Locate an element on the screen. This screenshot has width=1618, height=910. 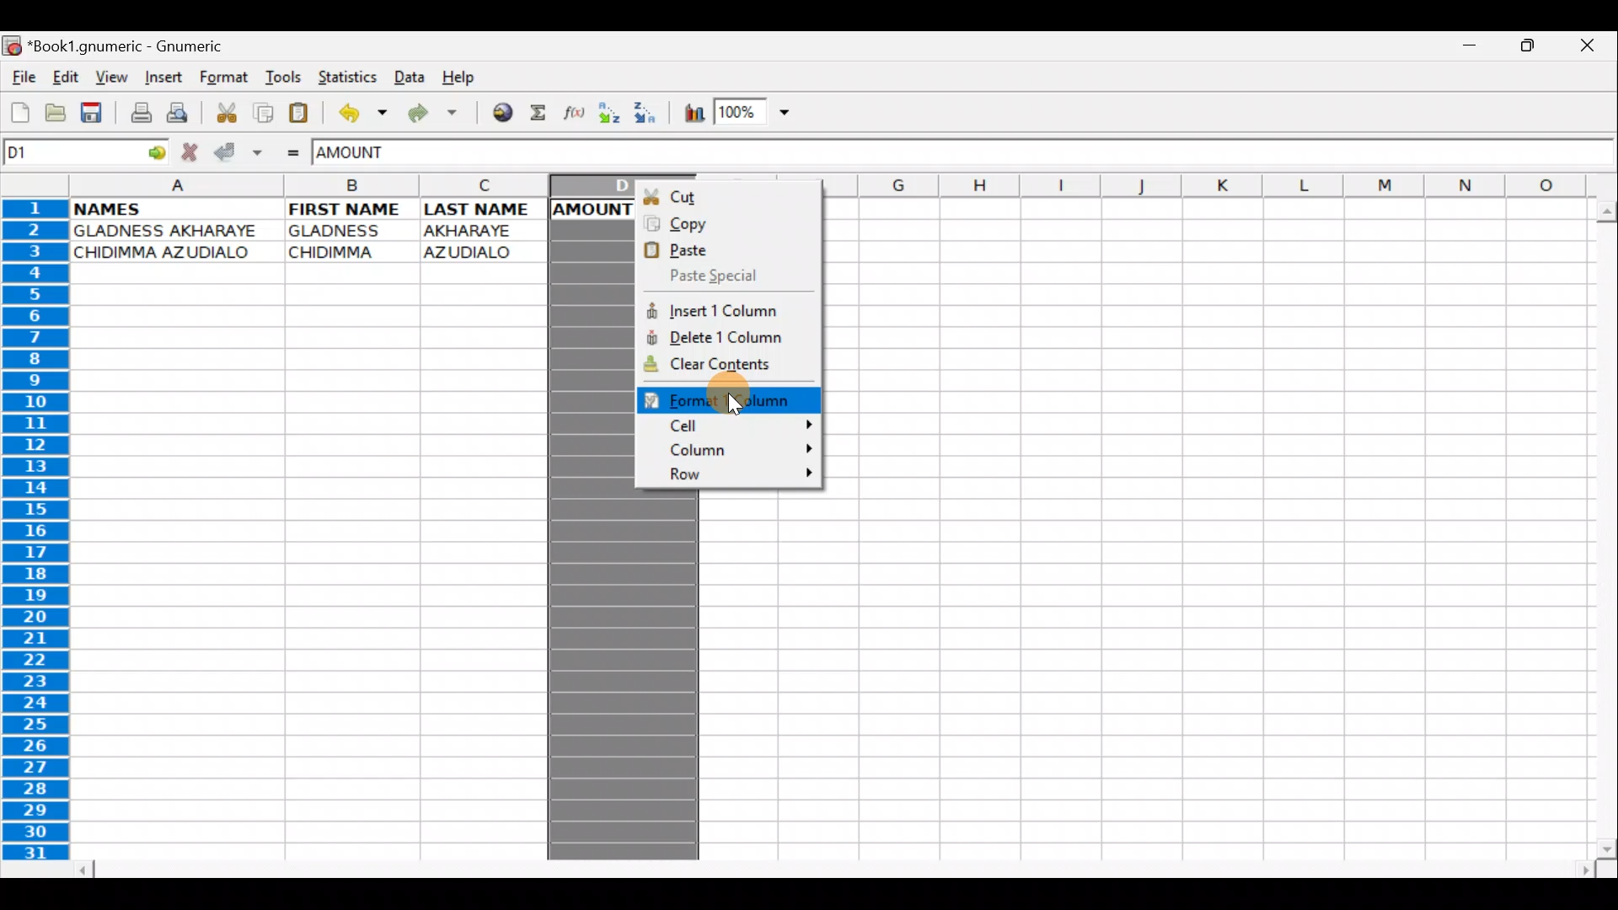
Zoom is located at coordinates (755, 114).